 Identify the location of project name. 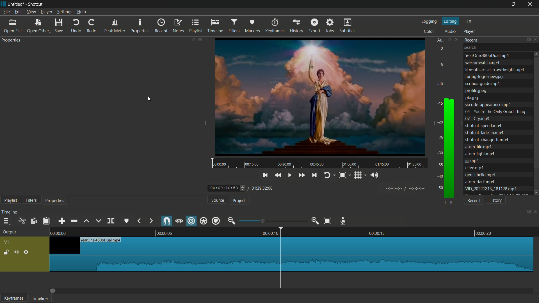
(17, 4).